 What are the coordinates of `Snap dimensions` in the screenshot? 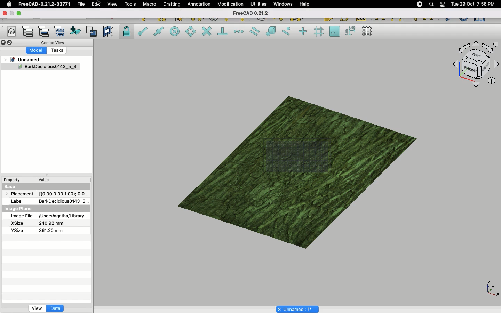 It's located at (351, 31).